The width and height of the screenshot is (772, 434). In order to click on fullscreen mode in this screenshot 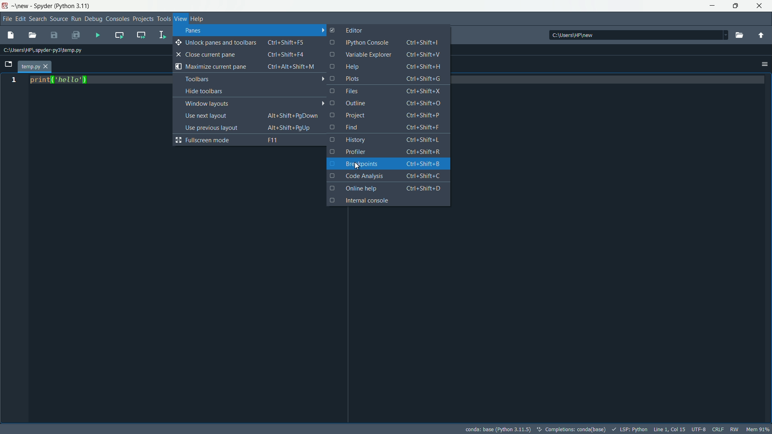, I will do `click(250, 140)`.